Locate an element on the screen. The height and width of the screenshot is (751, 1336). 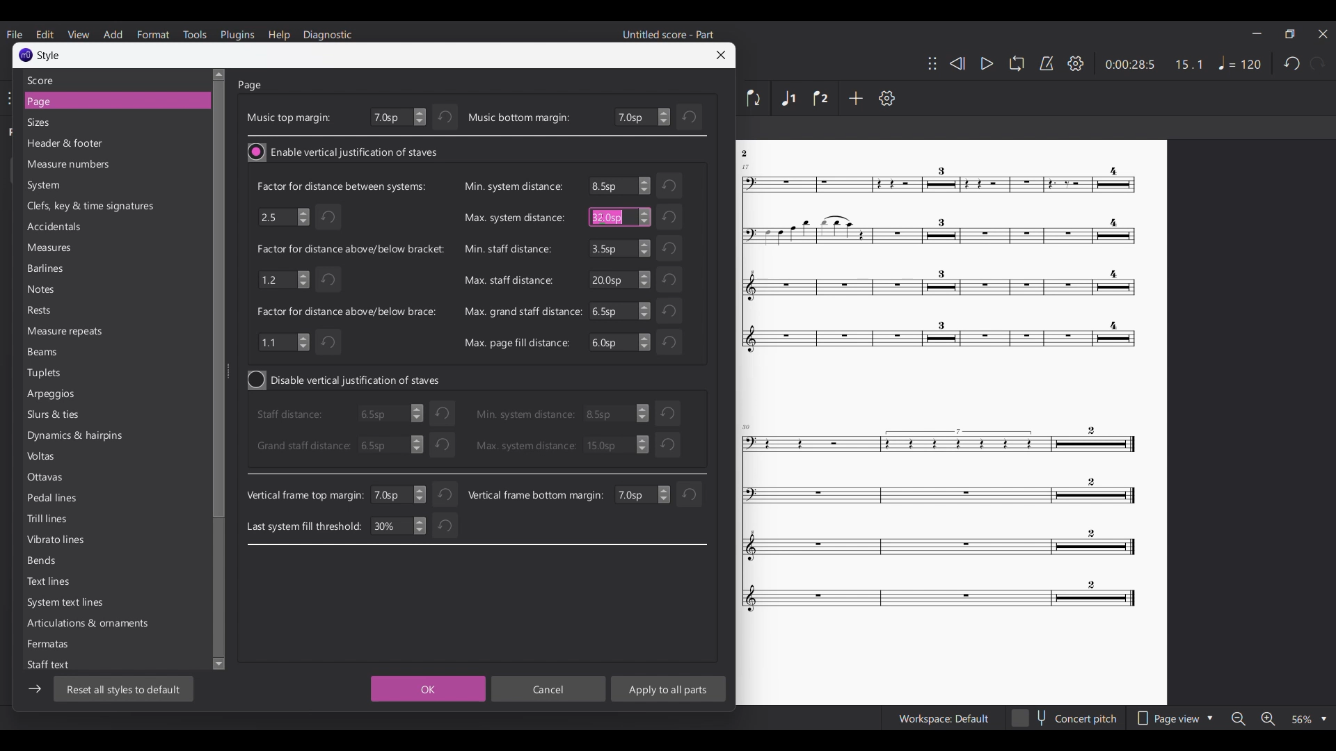
6.5sp is located at coordinates (620, 186).